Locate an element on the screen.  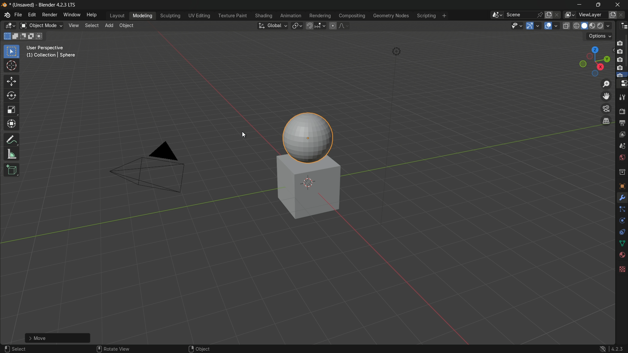
scene name is located at coordinates (519, 15).